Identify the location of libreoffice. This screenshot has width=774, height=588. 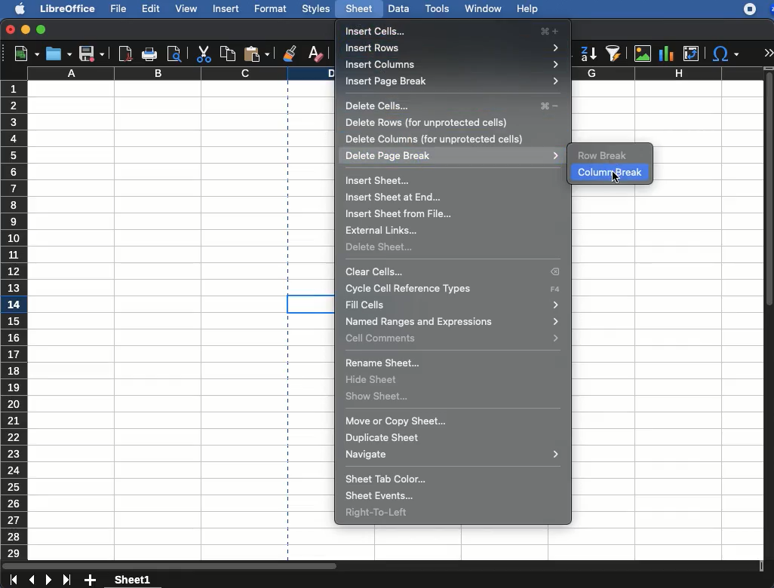
(68, 8).